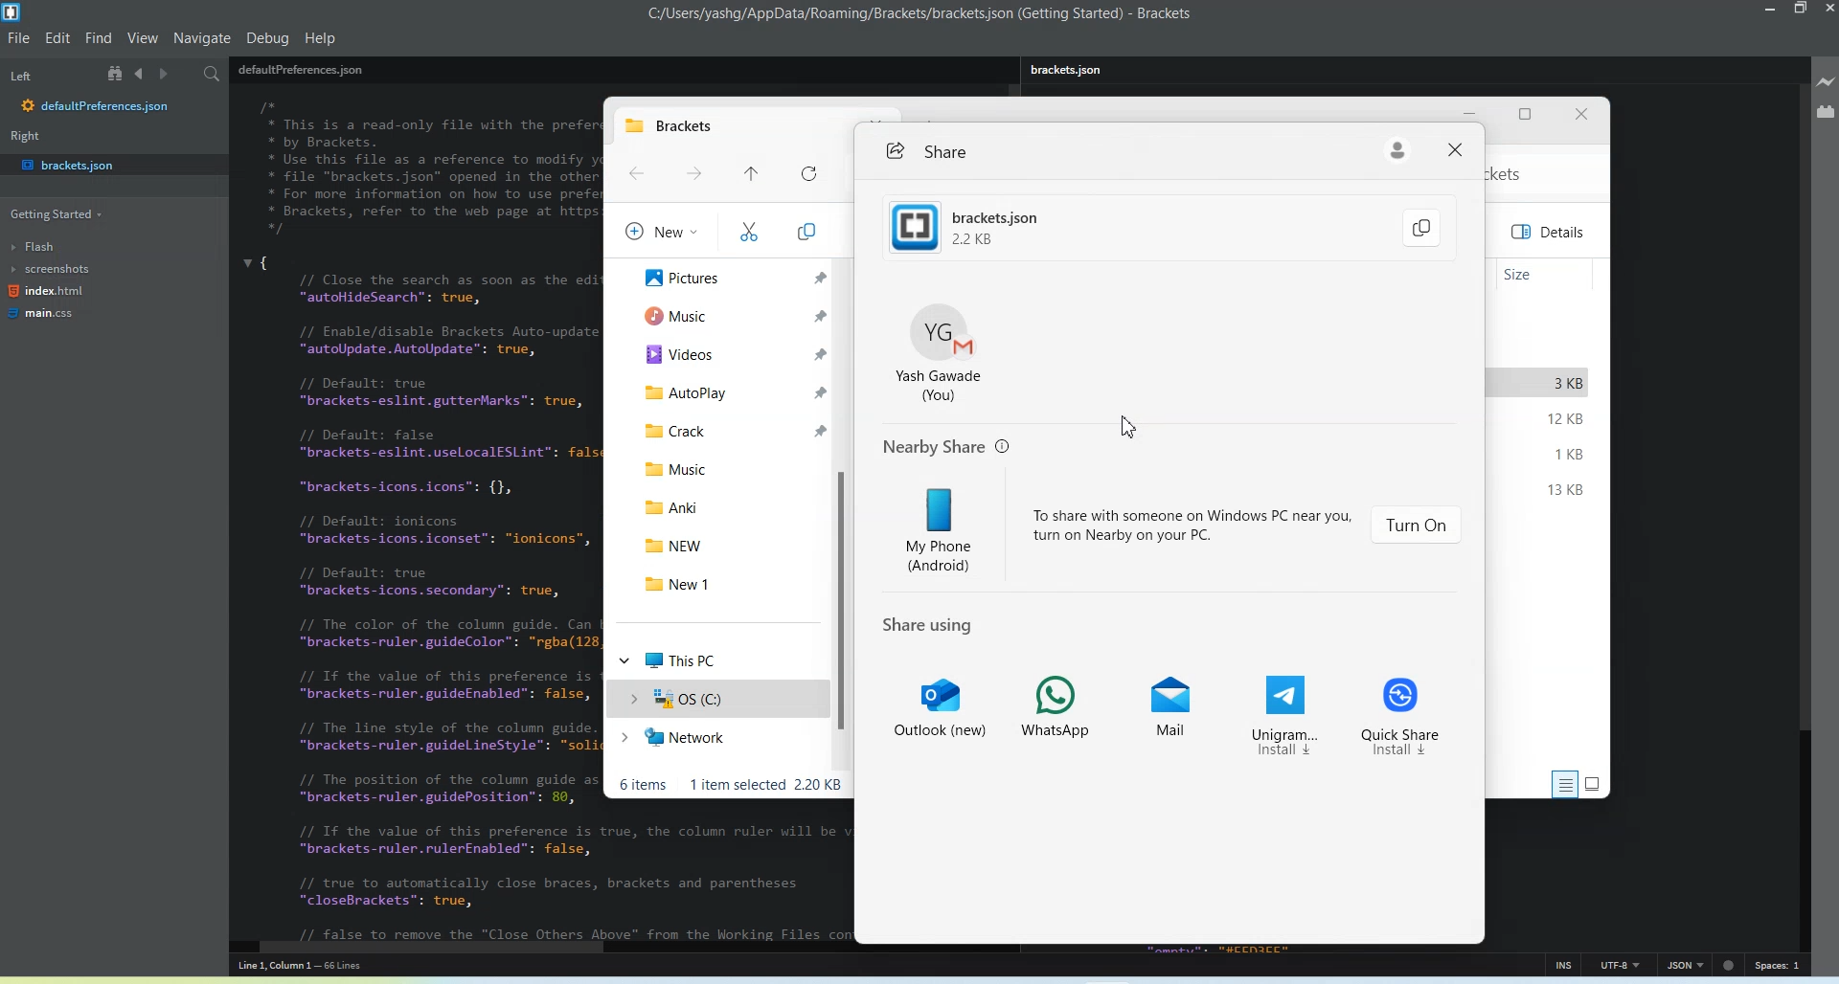 This screenshot has height=984, width=1839. What do you see at coordinates (635, 174) in the screenshot?
I see `Go Back` at bounding box center [635, 174].